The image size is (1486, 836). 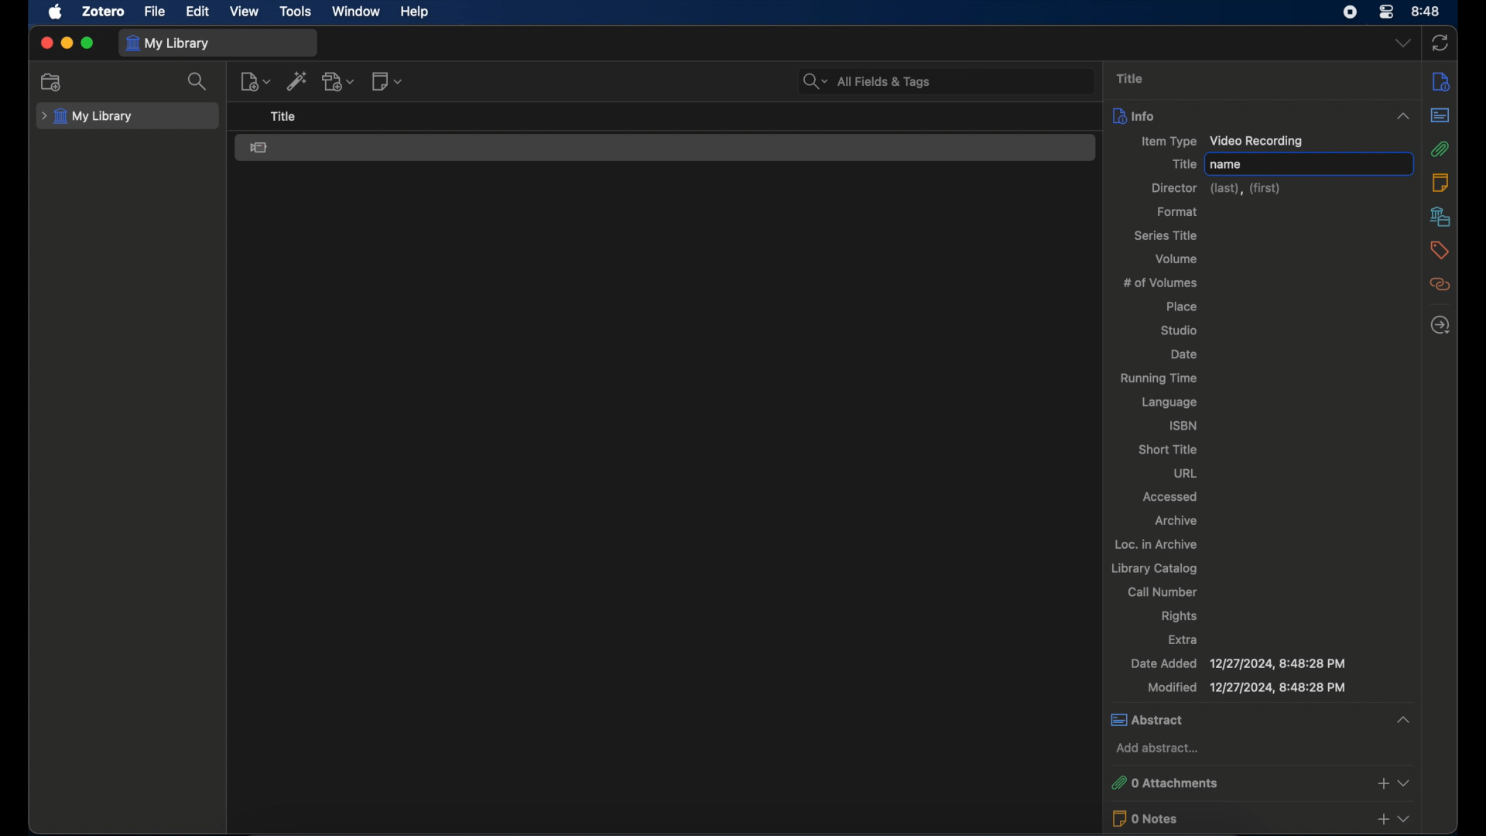 What do you see at coordinates (963, 83) in the screenshot?
I see `search bar input` at bounding box center [963, 83].